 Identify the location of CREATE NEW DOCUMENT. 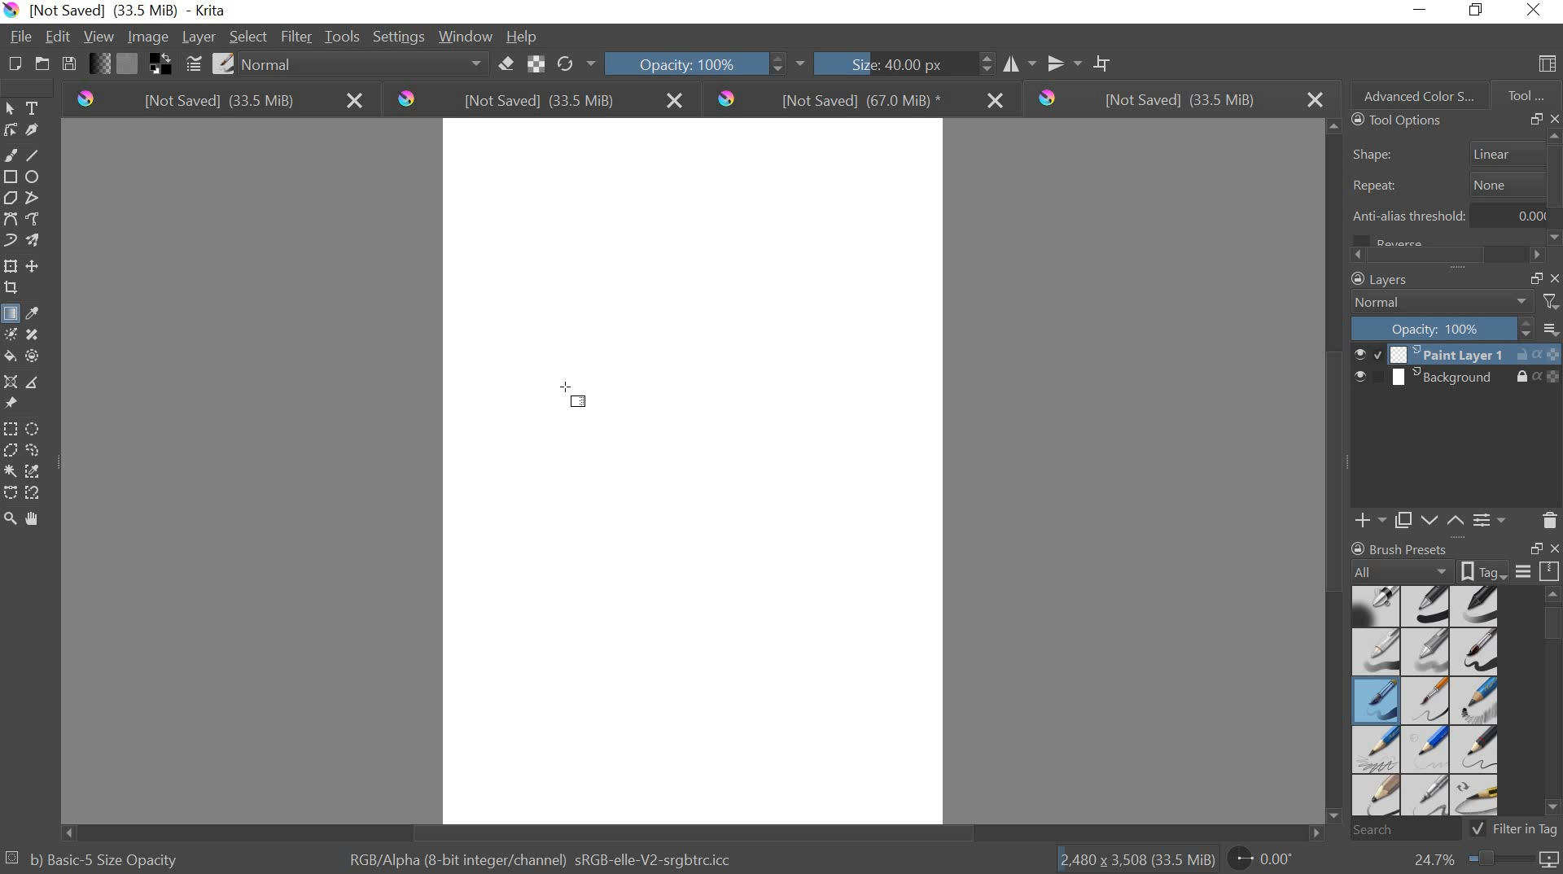
(11, 64).